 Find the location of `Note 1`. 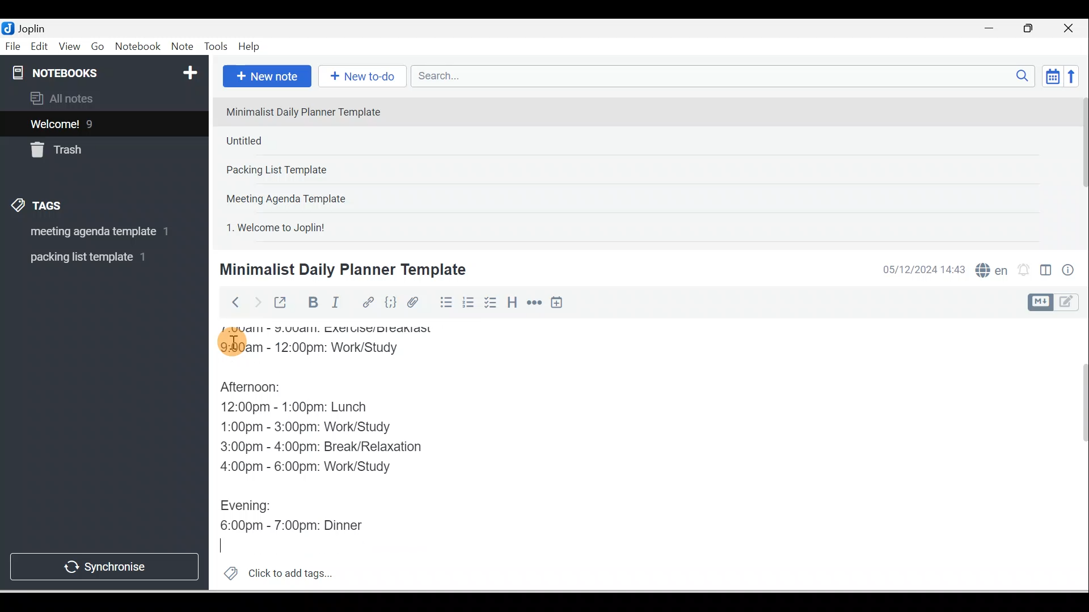

Note 1 is located at coordinates (311, 111).